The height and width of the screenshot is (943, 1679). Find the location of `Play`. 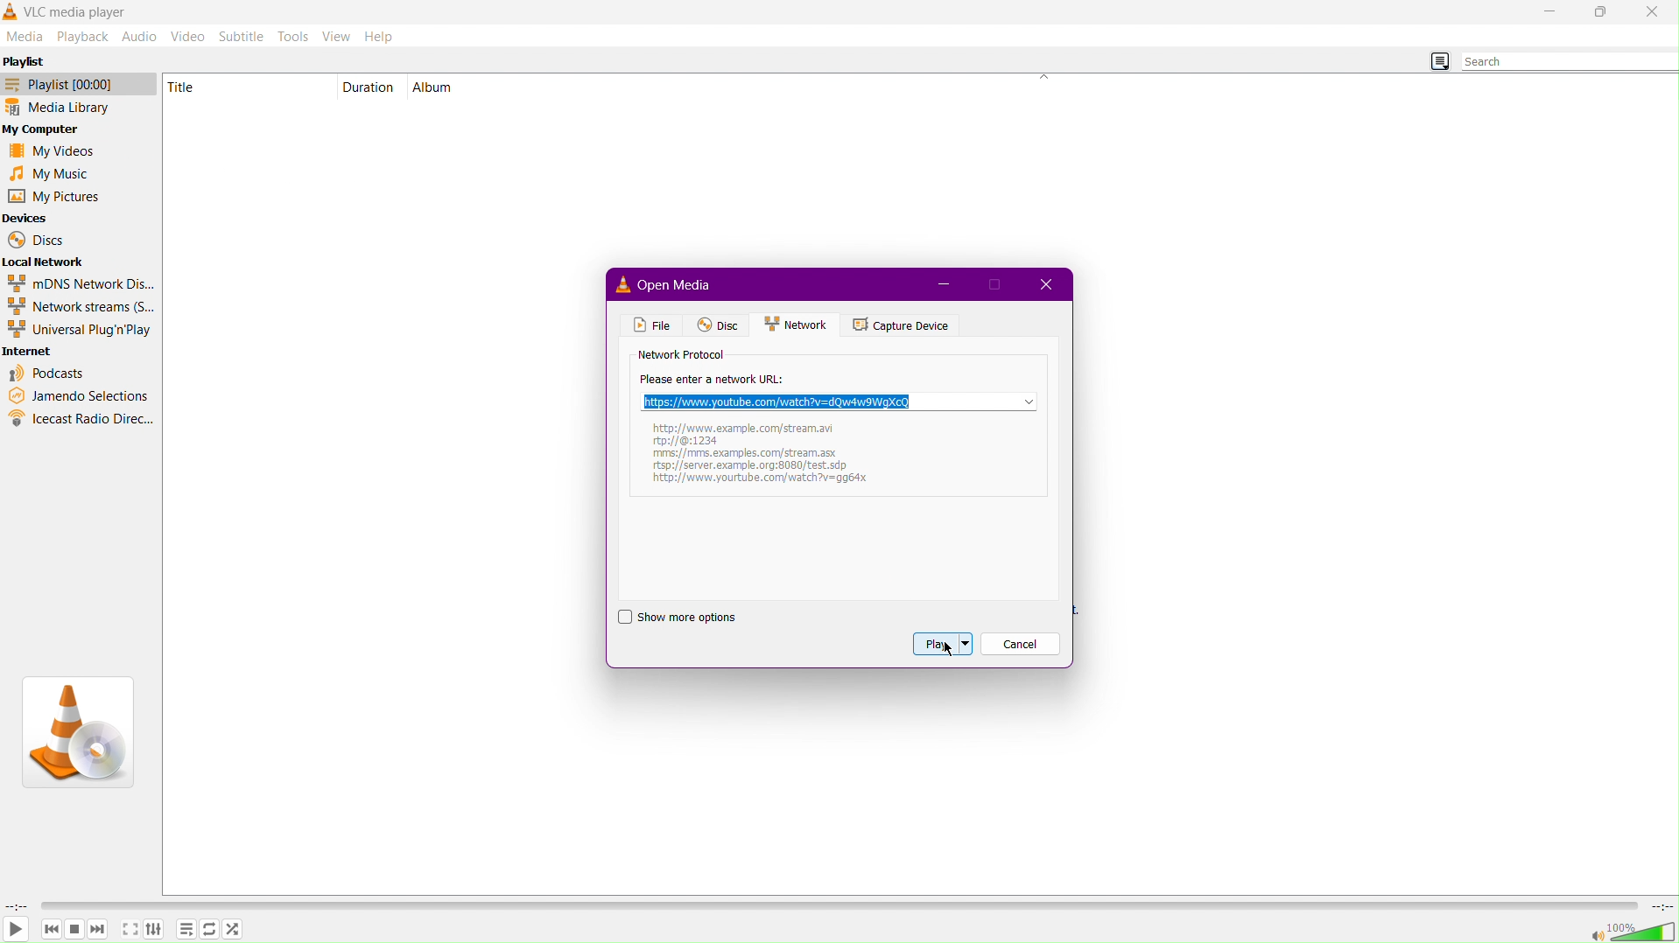

Play is located at coordinates (942, 645).